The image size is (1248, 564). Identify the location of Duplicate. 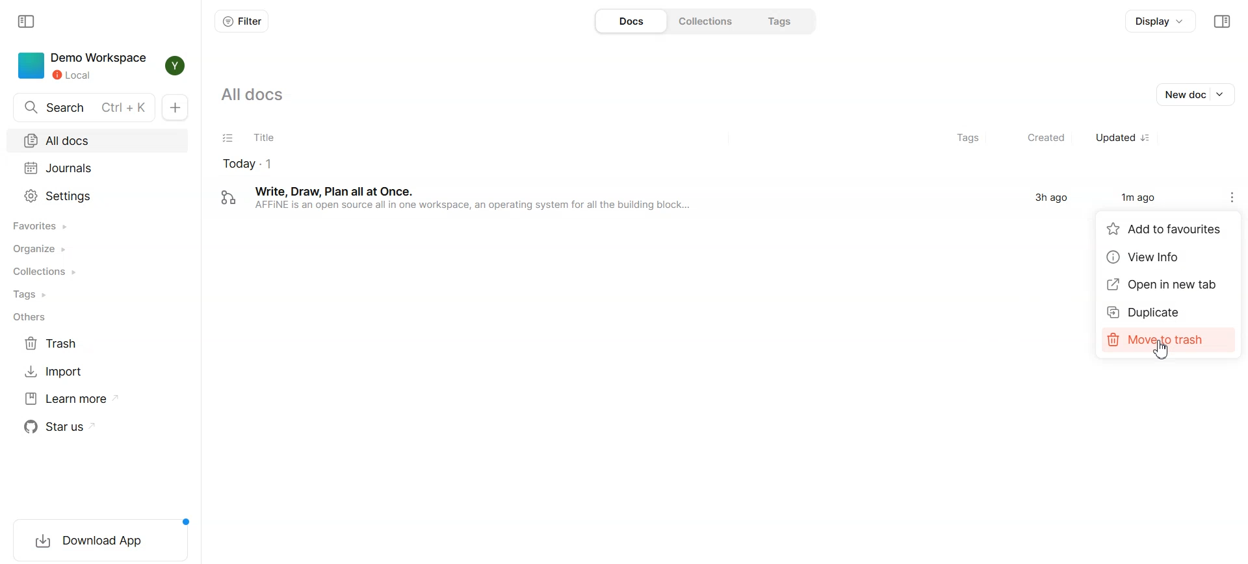
(1169, 312).